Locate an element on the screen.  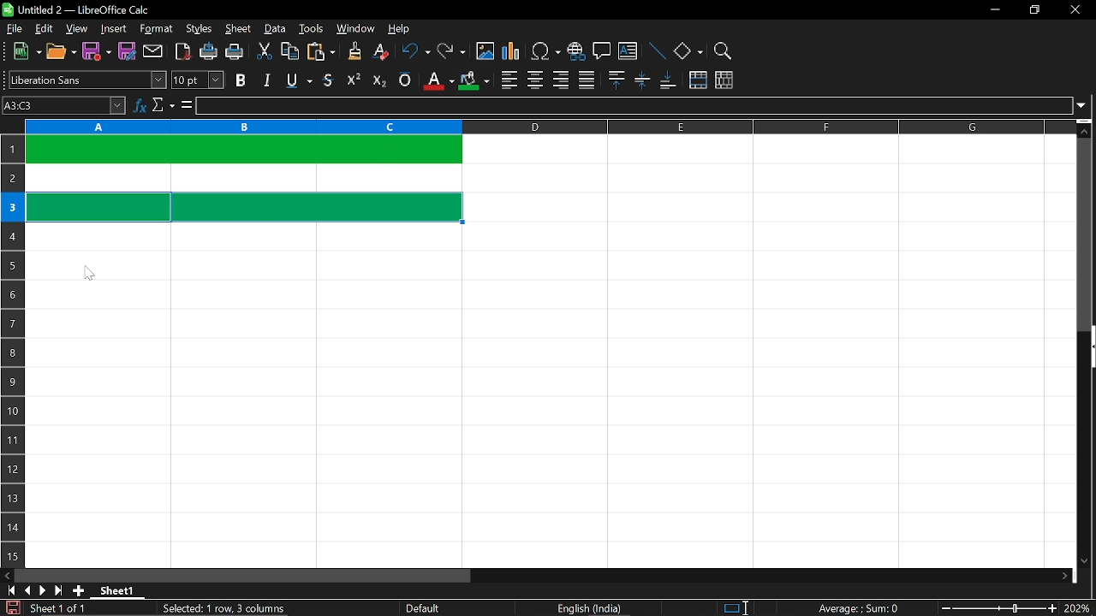
insert image is located at coordinates (485, 52).